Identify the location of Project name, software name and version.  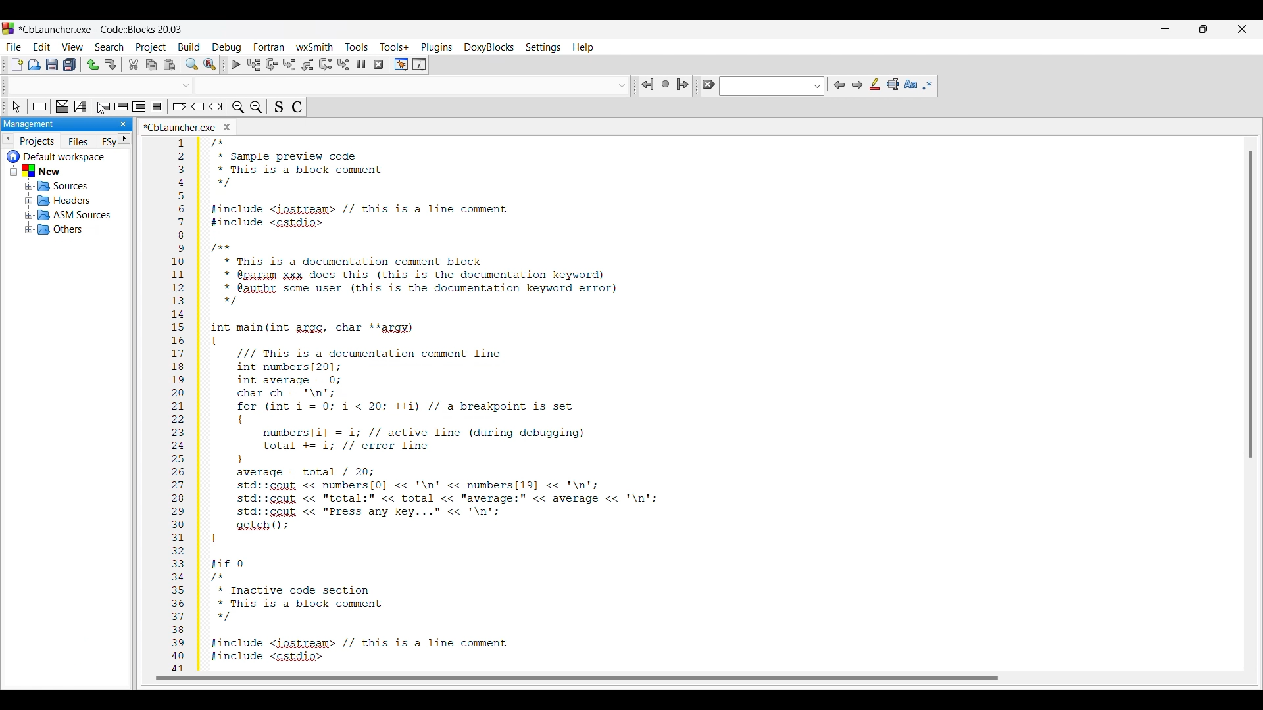
(101, 29).